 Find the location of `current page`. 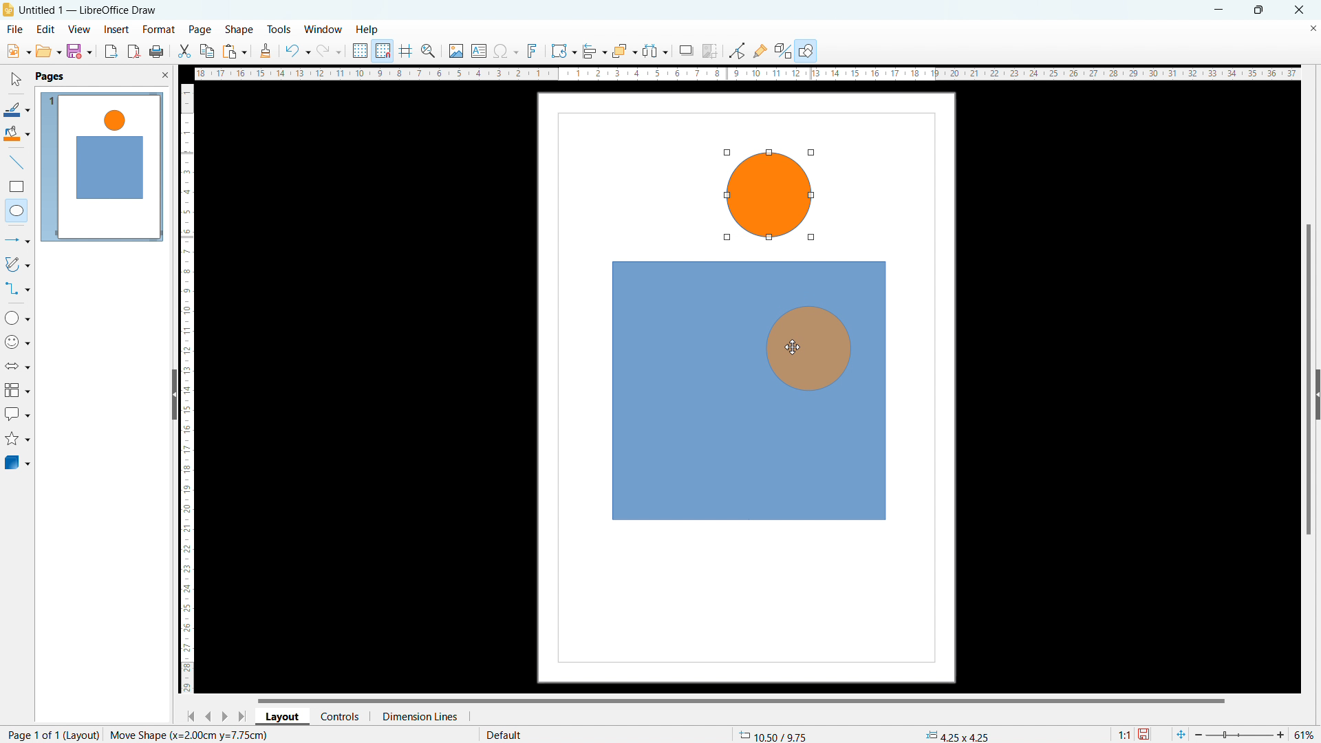

current page is located at coordinates (30, 734).